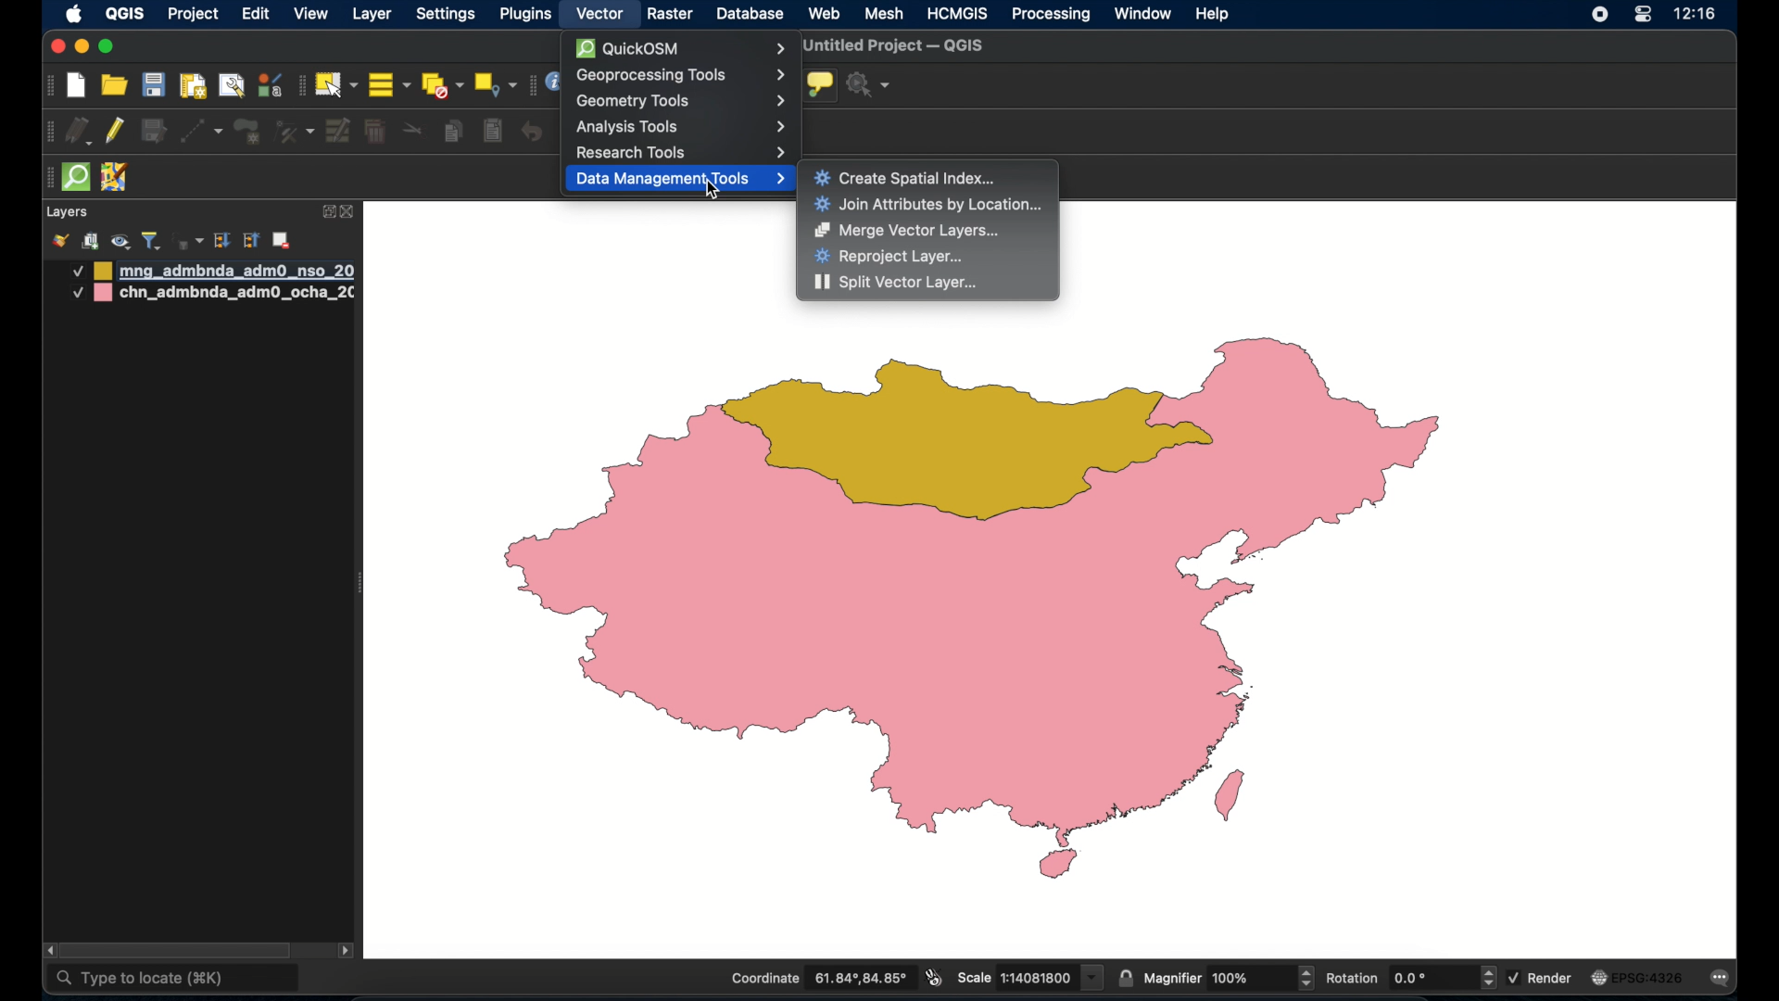 Image resolution: width=1779 pixels, height=1001 pixels. I want to click on toggle extents and mouse position display, so click(931, 977).